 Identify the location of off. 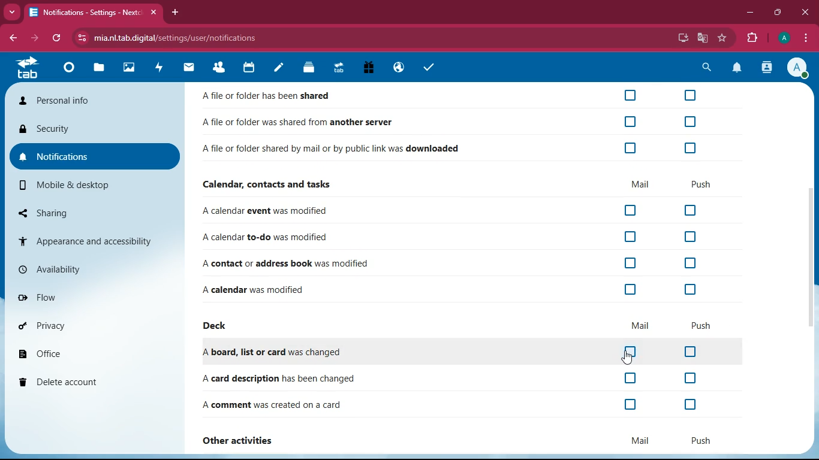
(630, 261).